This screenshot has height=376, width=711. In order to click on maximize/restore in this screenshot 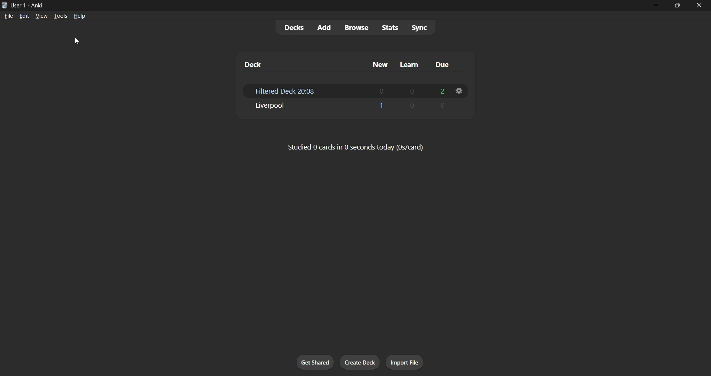, I will do `click(678, 5)`.